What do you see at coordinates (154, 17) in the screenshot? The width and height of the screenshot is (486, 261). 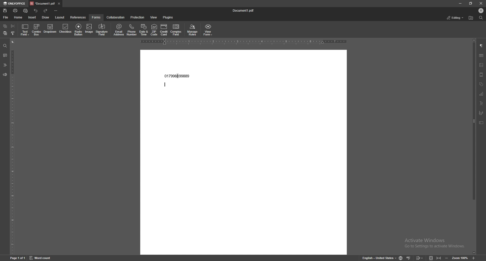 I see `view` at bounding box center [154, 17].